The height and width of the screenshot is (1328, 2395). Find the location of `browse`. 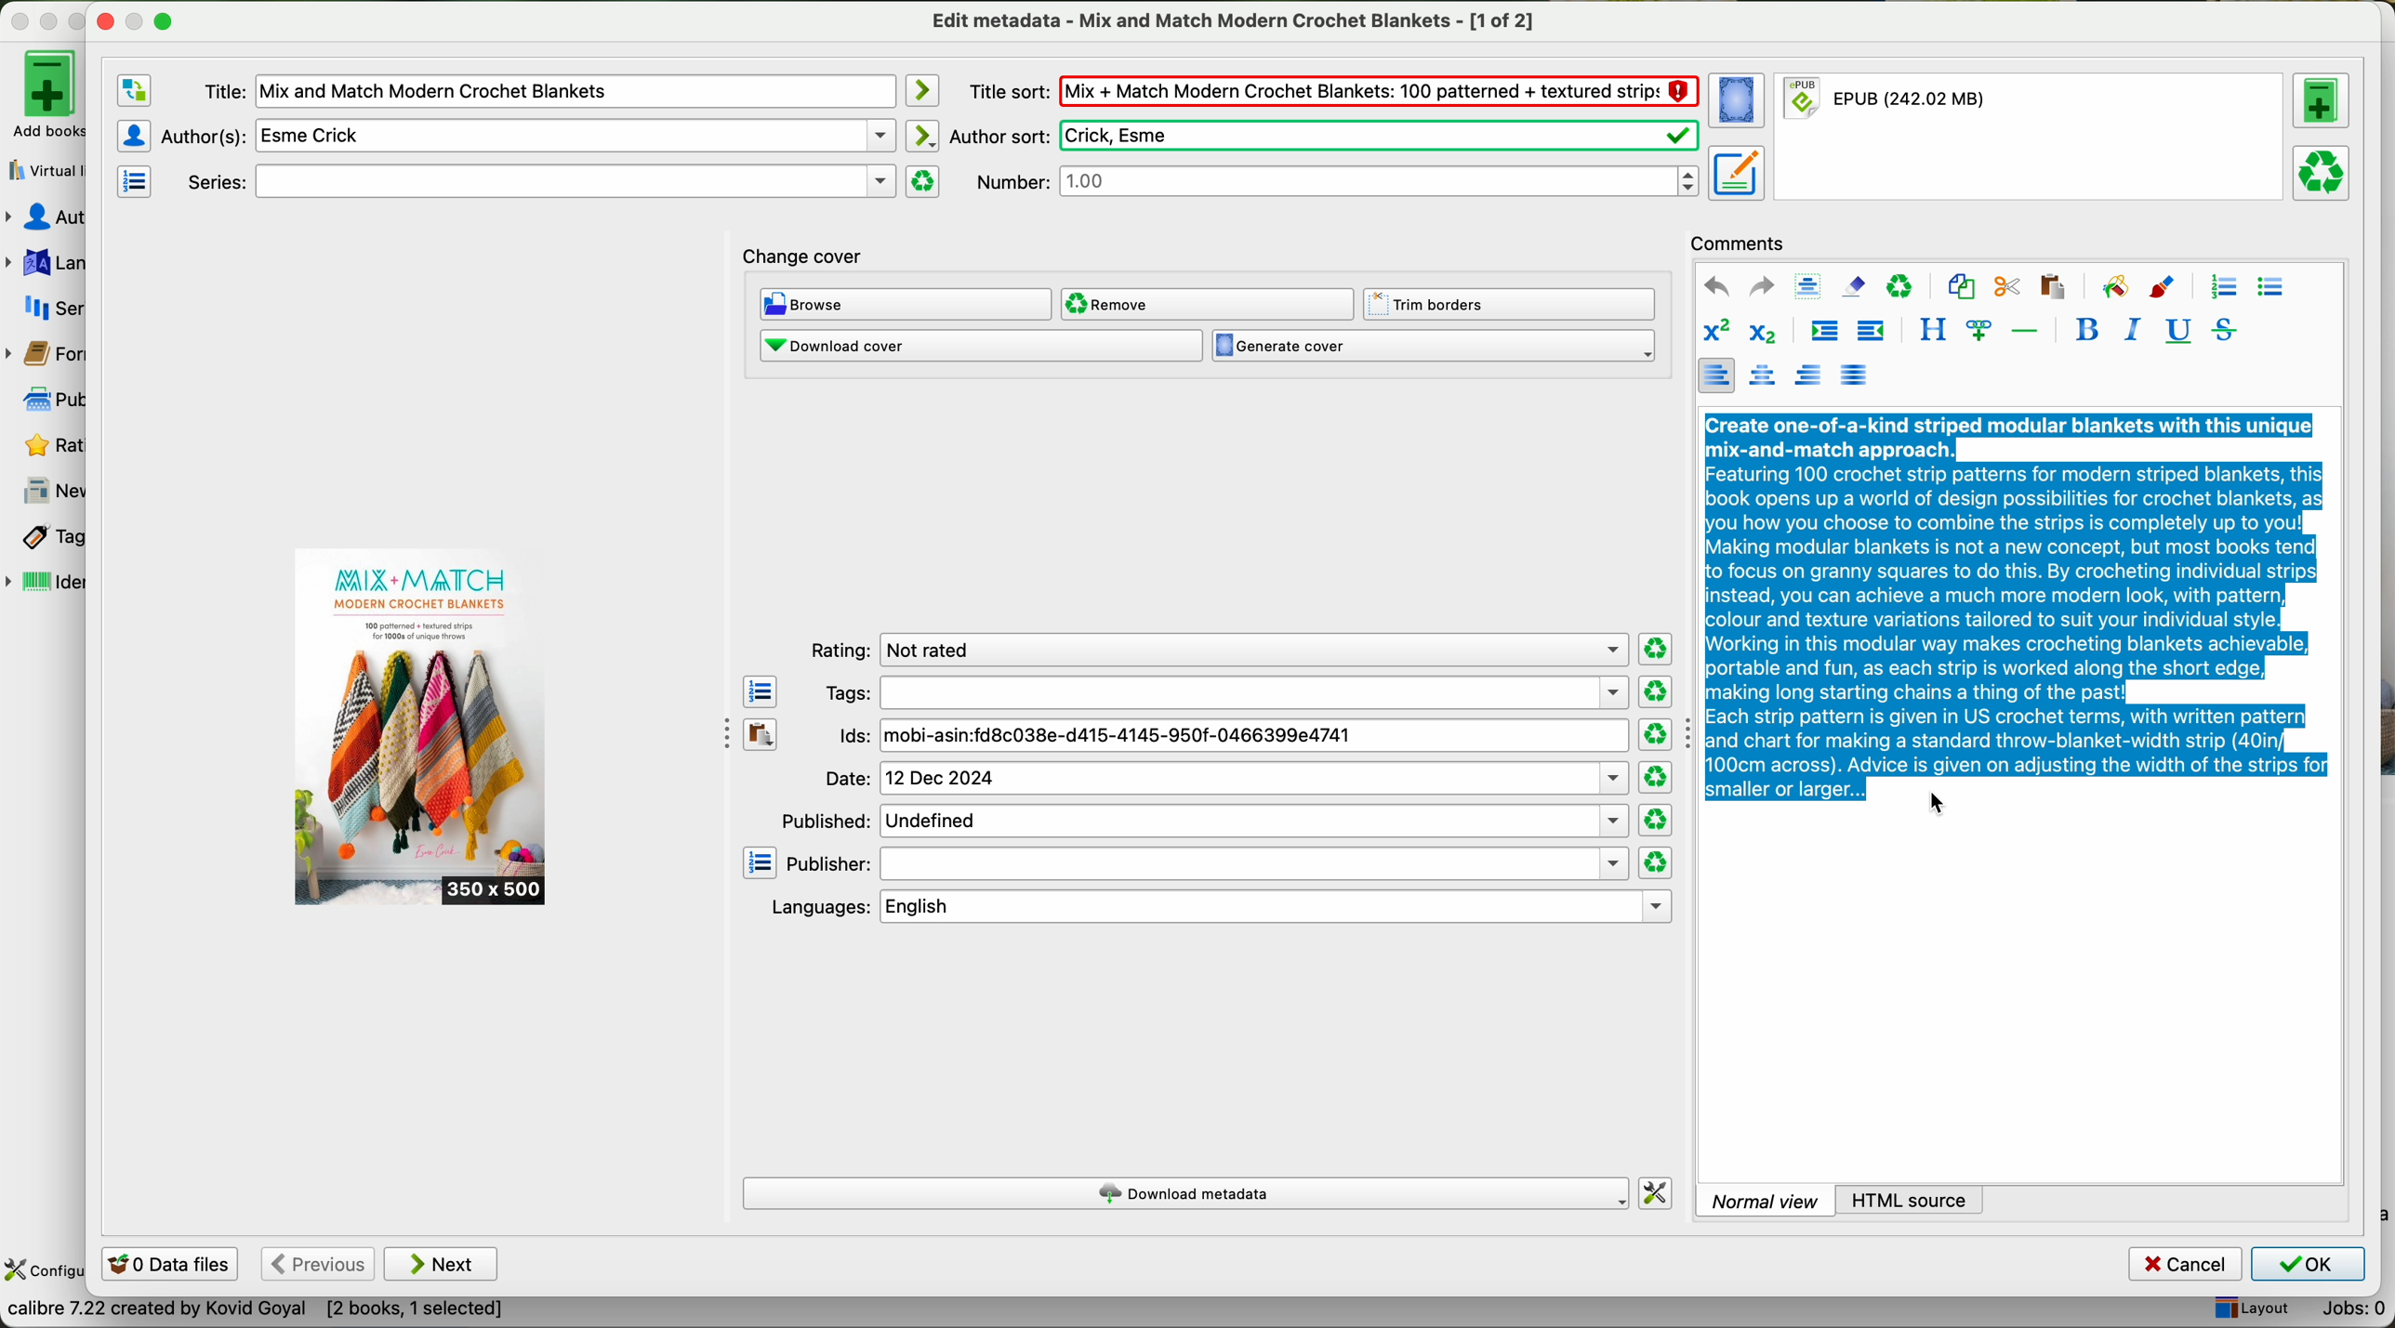

browse is located at coordinates (906, 306).